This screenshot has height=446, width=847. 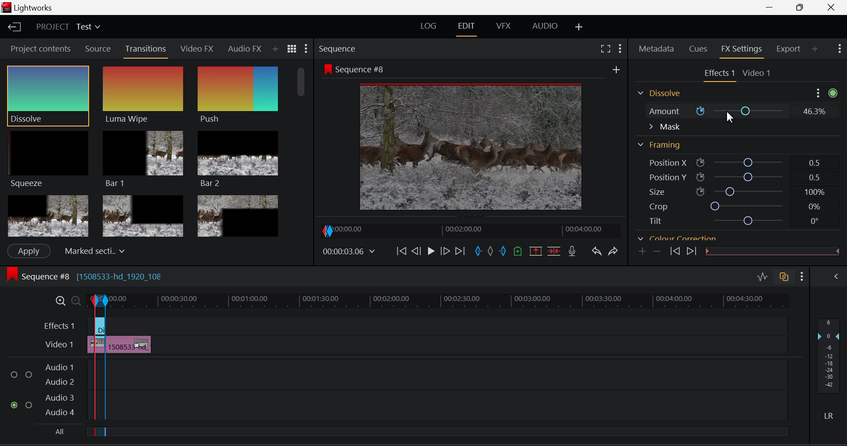 What do you see at coordinates (92, 250) in the screenshot?
I see `Centered here` at bounding box center [92, 250].